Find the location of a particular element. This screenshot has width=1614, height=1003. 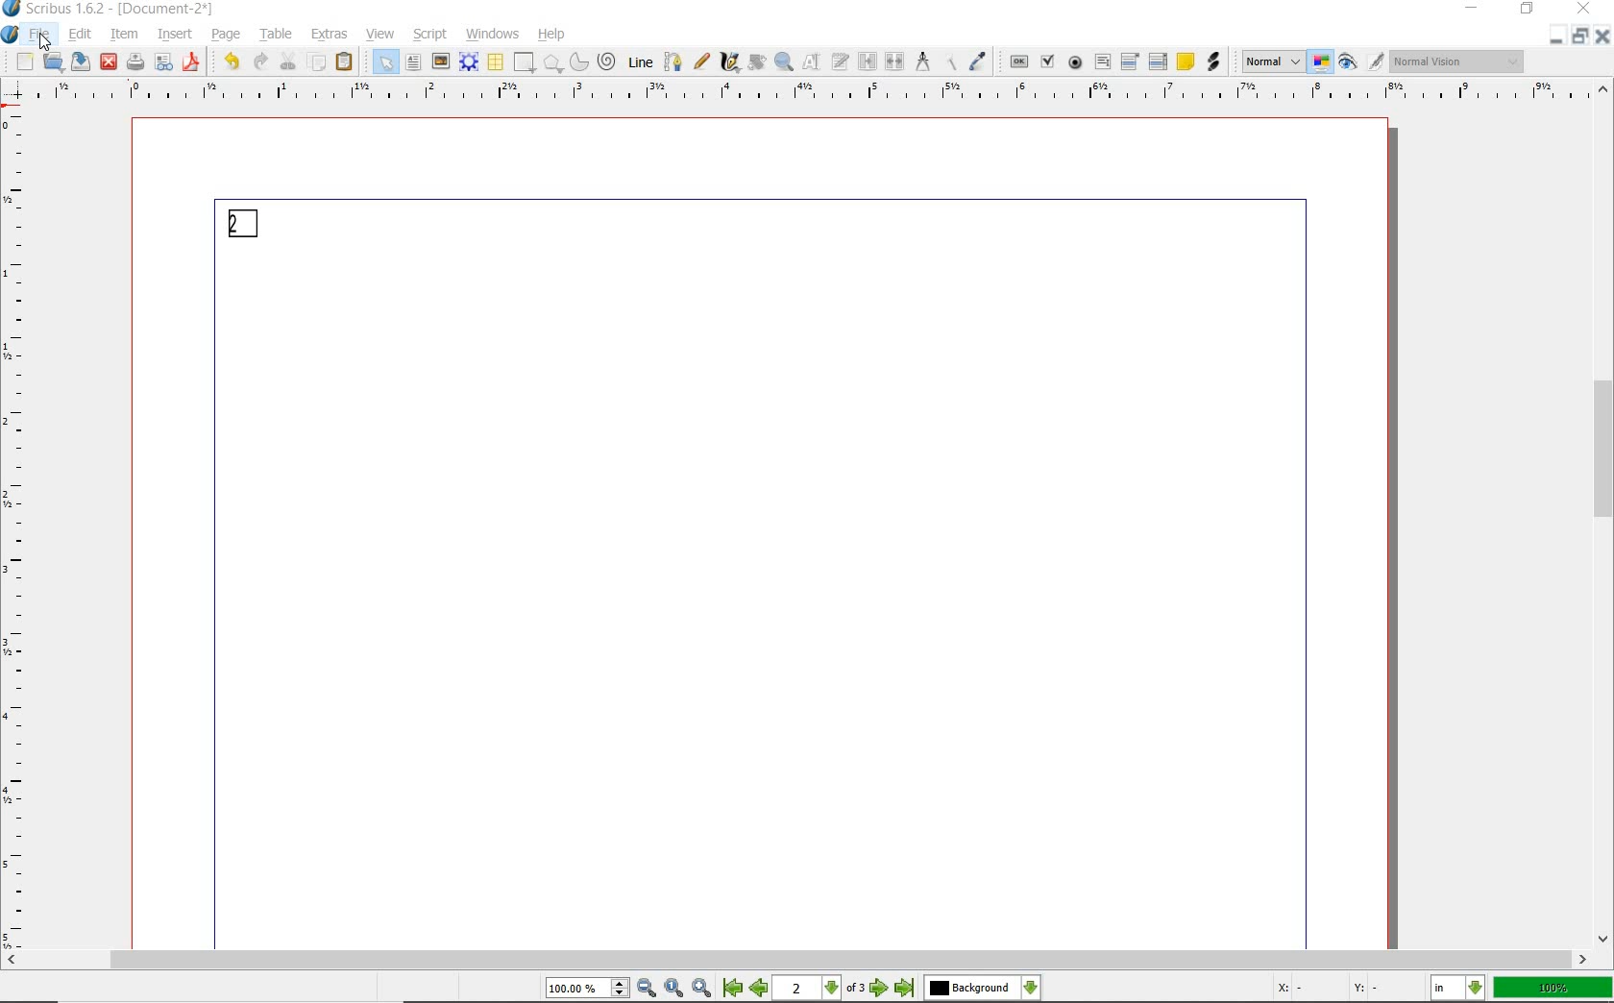

new is located at coordinates (26, 62).